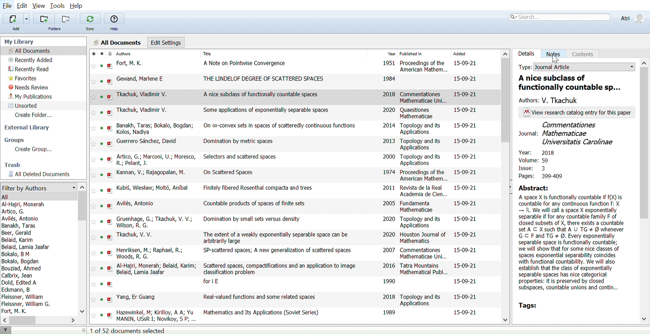 This screenshot has height=334, width=650. Describe the element at coordinates (644, 63) in the screenshot. I see `Move up in sidebar` at that location.